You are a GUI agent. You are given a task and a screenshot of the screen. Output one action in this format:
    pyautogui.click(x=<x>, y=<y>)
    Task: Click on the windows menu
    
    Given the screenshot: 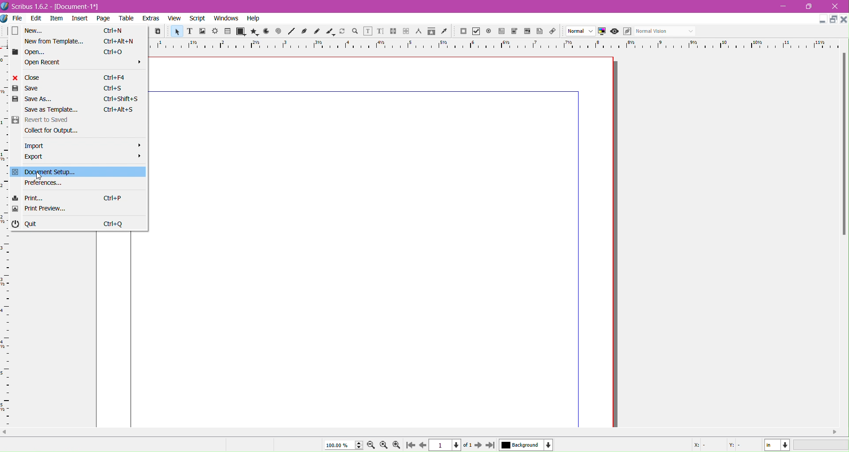 What is the action you would take?
    pyautogui.click(x=226, y=19)
    